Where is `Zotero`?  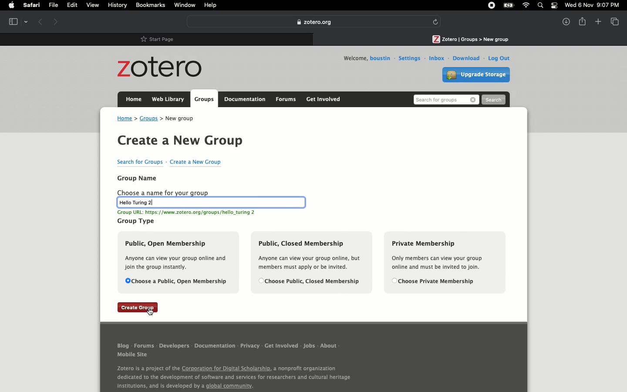 Zotero is located at coordinates (313, 22).